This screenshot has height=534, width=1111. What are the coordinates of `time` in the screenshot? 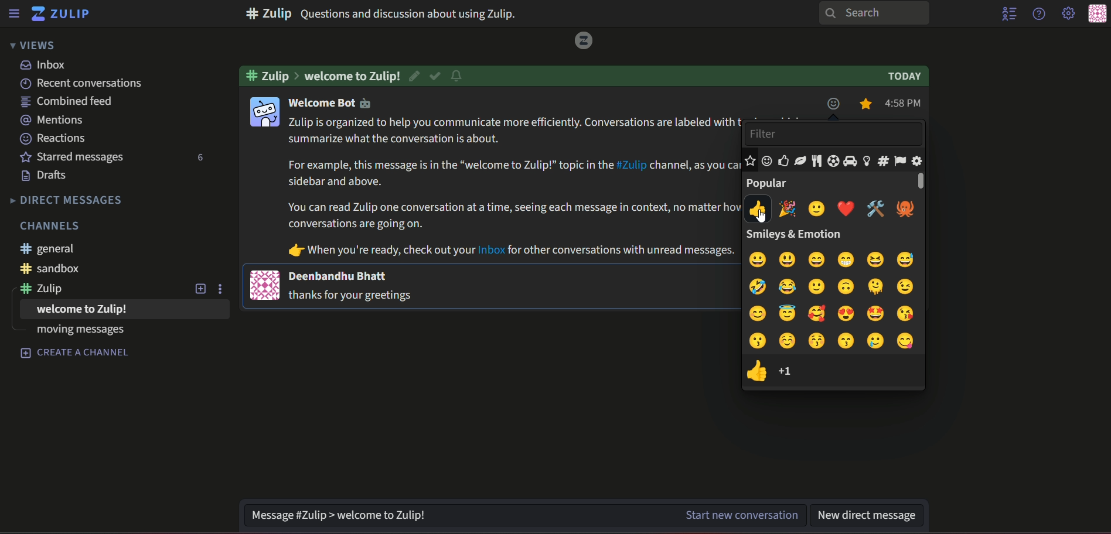 It's located at (905, 104).